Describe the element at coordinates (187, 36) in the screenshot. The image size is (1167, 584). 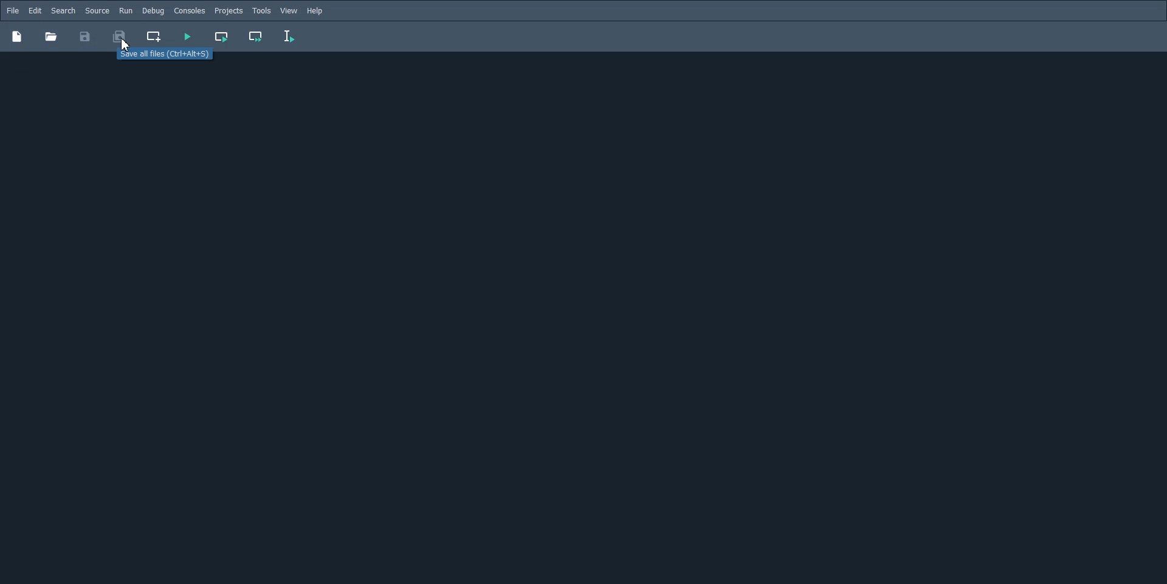
I see `Run File` at that location.